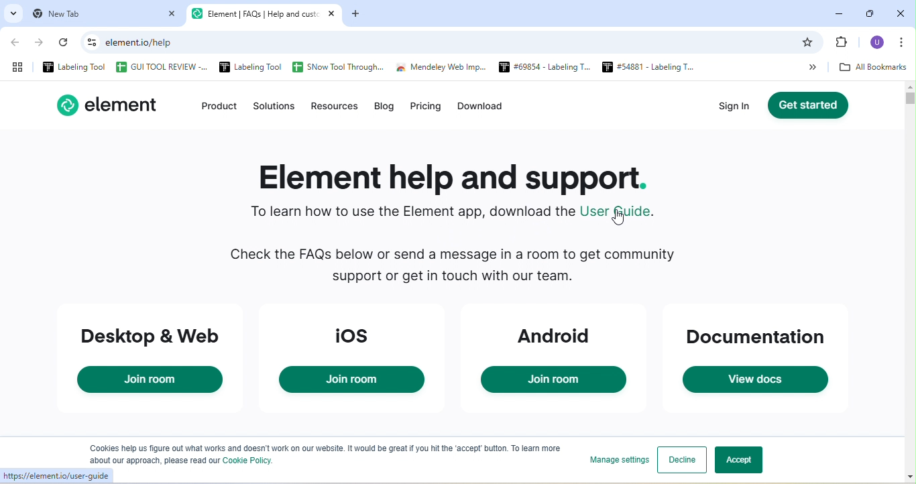  I want to click on sign in, so click(734, 110).